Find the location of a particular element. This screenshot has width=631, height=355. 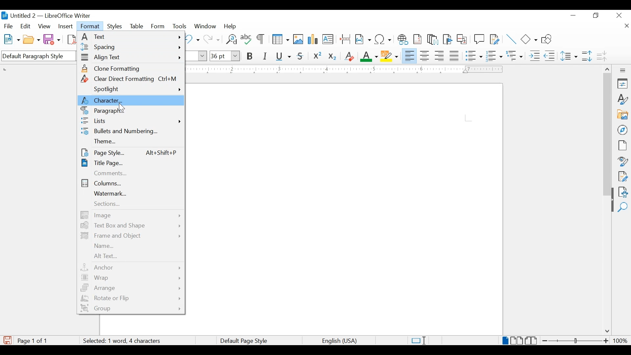

insert table is located at coordinates (281, 39).